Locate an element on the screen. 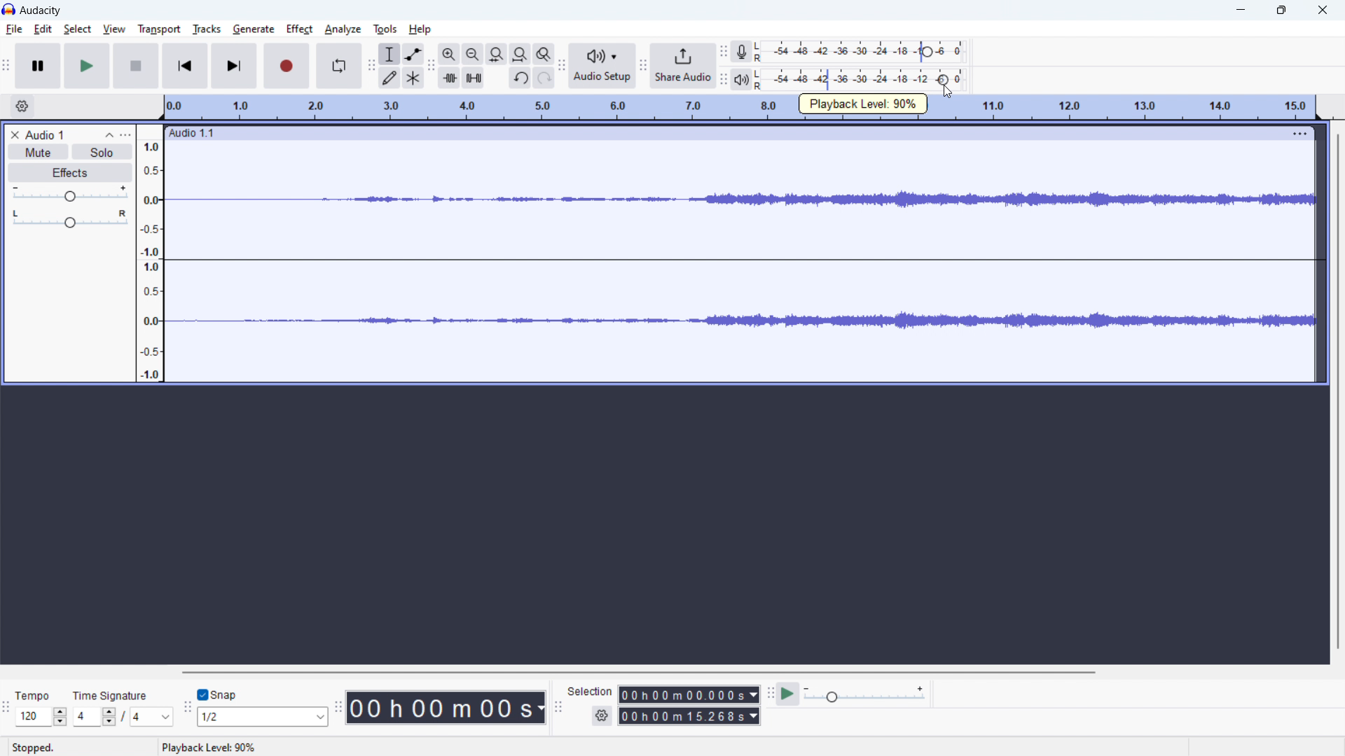 This screenshot has width=1345, height=756. play is located at coordinates (85, 66).